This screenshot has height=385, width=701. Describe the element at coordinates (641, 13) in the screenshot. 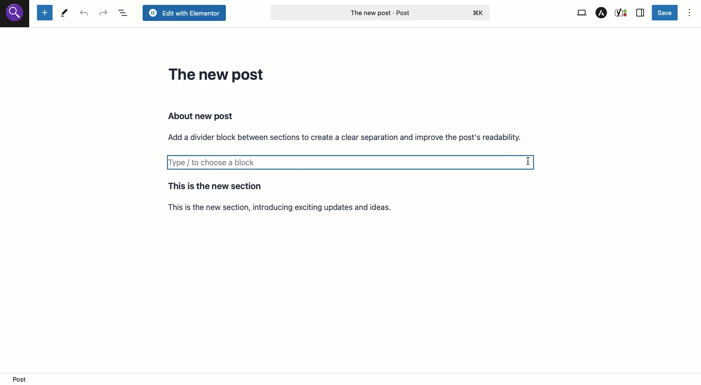

I see `Sidebar` at that location.